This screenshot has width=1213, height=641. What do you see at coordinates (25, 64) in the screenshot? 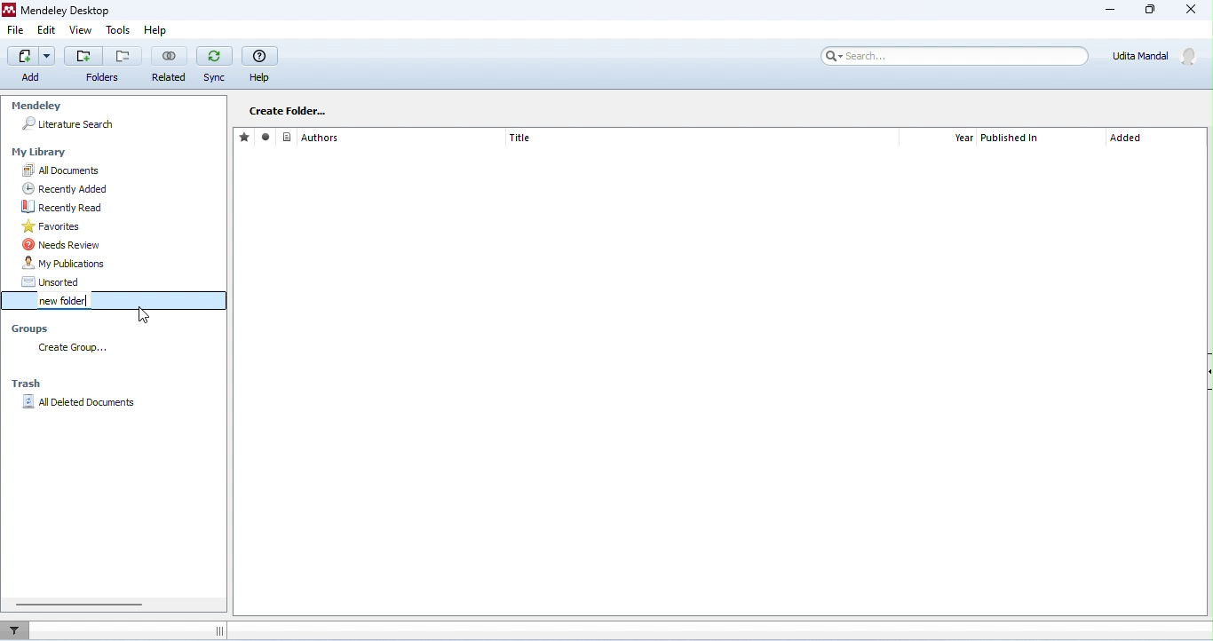
I see `add` at bounding box center [25, 64].